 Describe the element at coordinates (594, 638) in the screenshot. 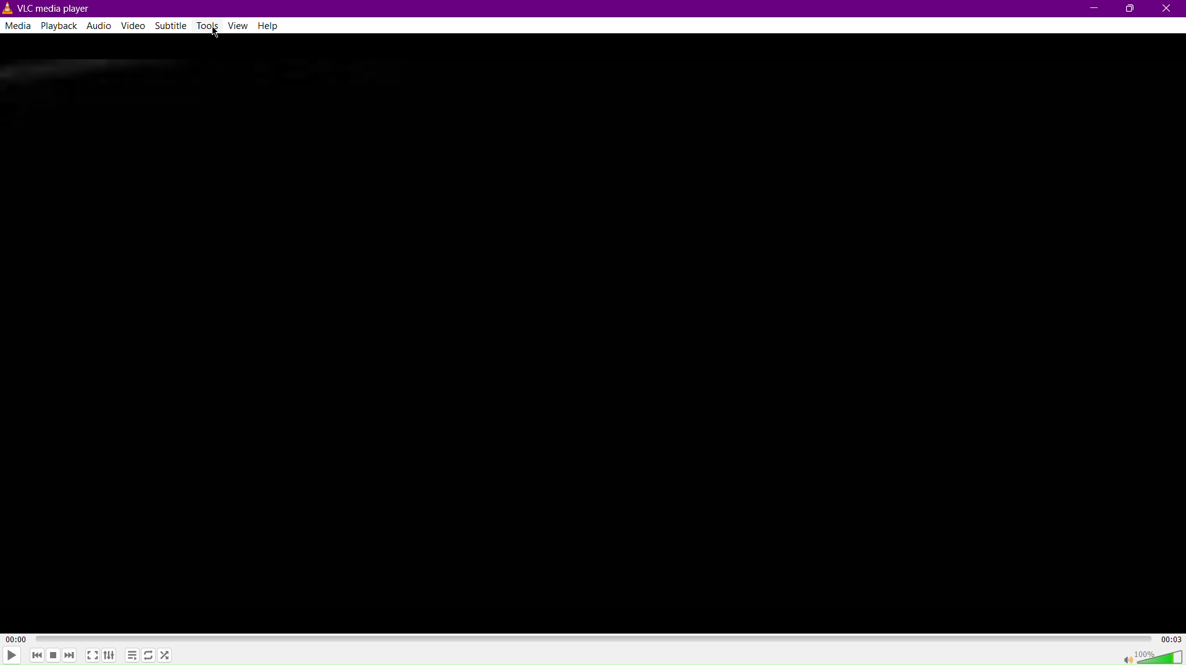

I see `timeline` at that location.